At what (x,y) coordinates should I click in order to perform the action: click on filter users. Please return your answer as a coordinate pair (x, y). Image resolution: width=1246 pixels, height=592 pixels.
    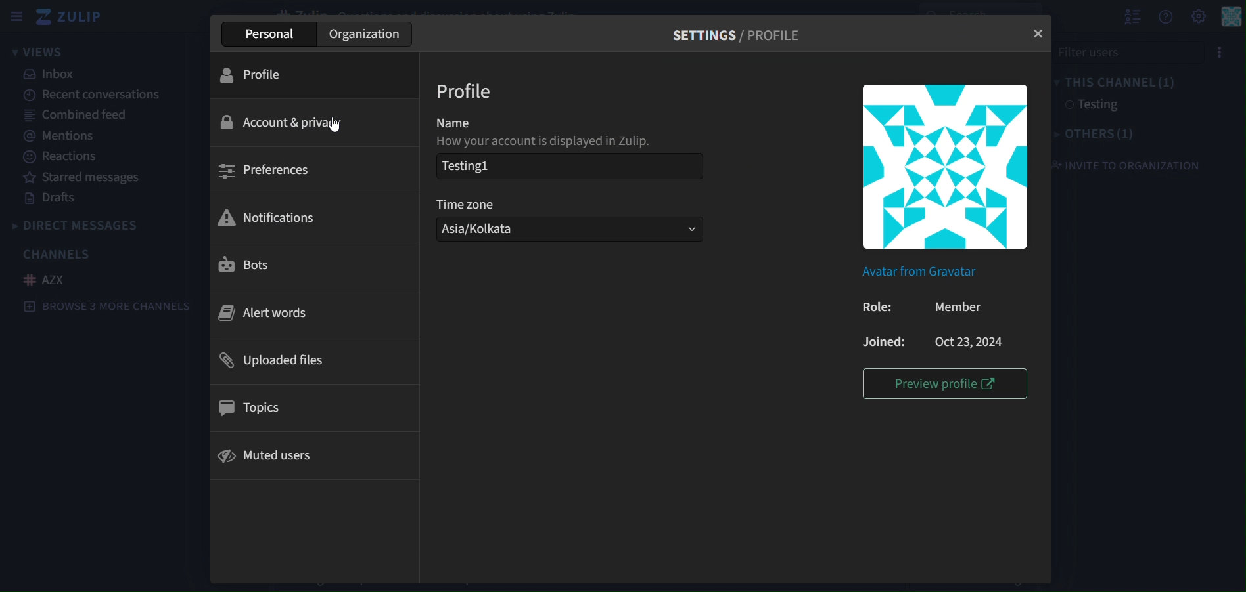
    Looking at the image, I should click on (1132, 52).